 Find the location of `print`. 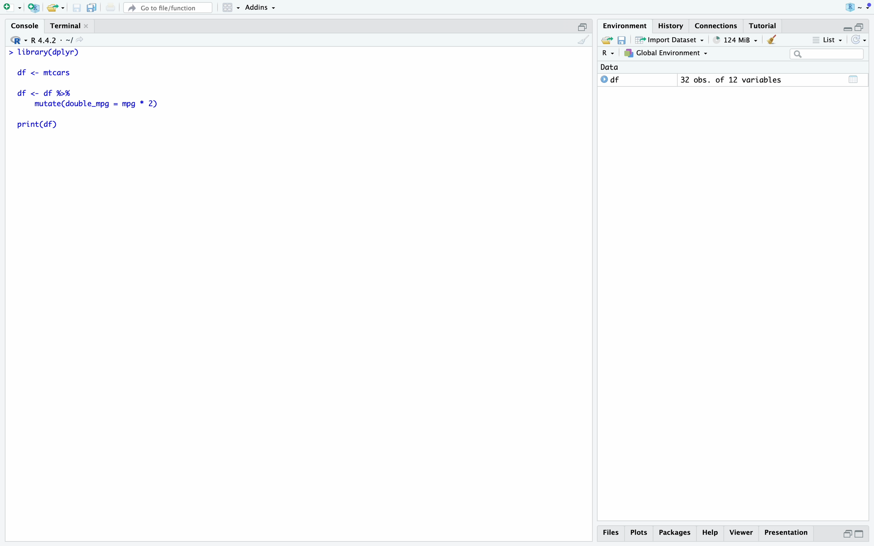

print is located at coordinates (111, 7).